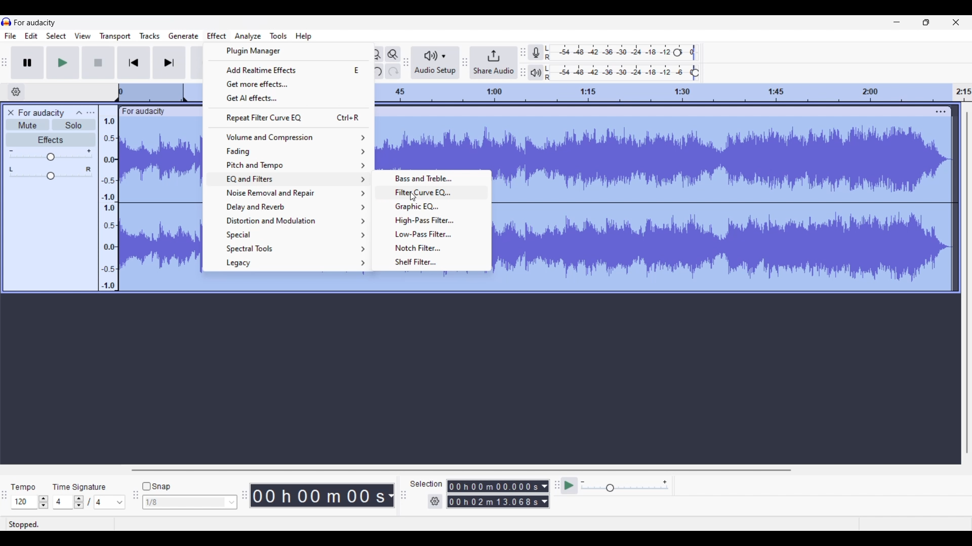 The height and width of the screenshot is (546, 972). What do you see at coordinates (435, 502) in the screenshot?
I see `Selection settings` at bounding box center [435, 502].